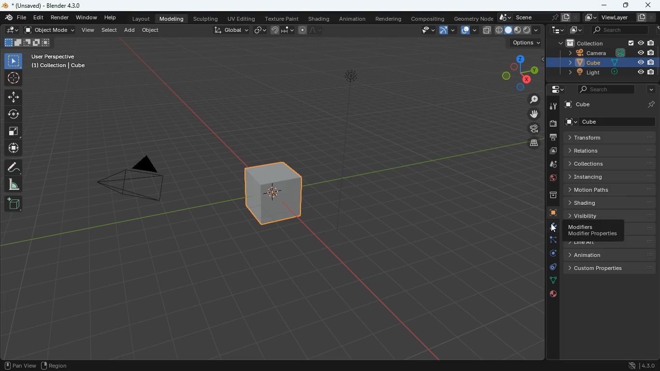  I want to click on draw, so click(12, 168).